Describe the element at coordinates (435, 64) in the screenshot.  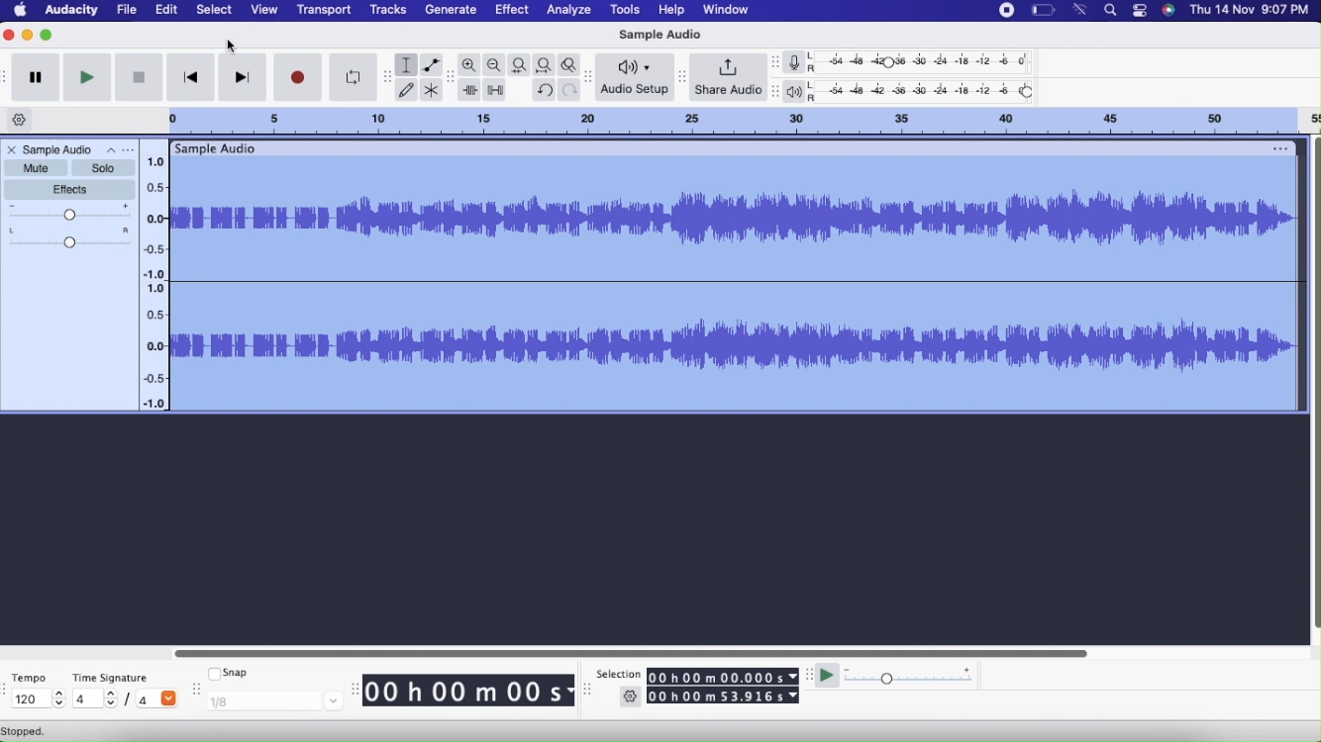
I see `Envelope tool` at that location.